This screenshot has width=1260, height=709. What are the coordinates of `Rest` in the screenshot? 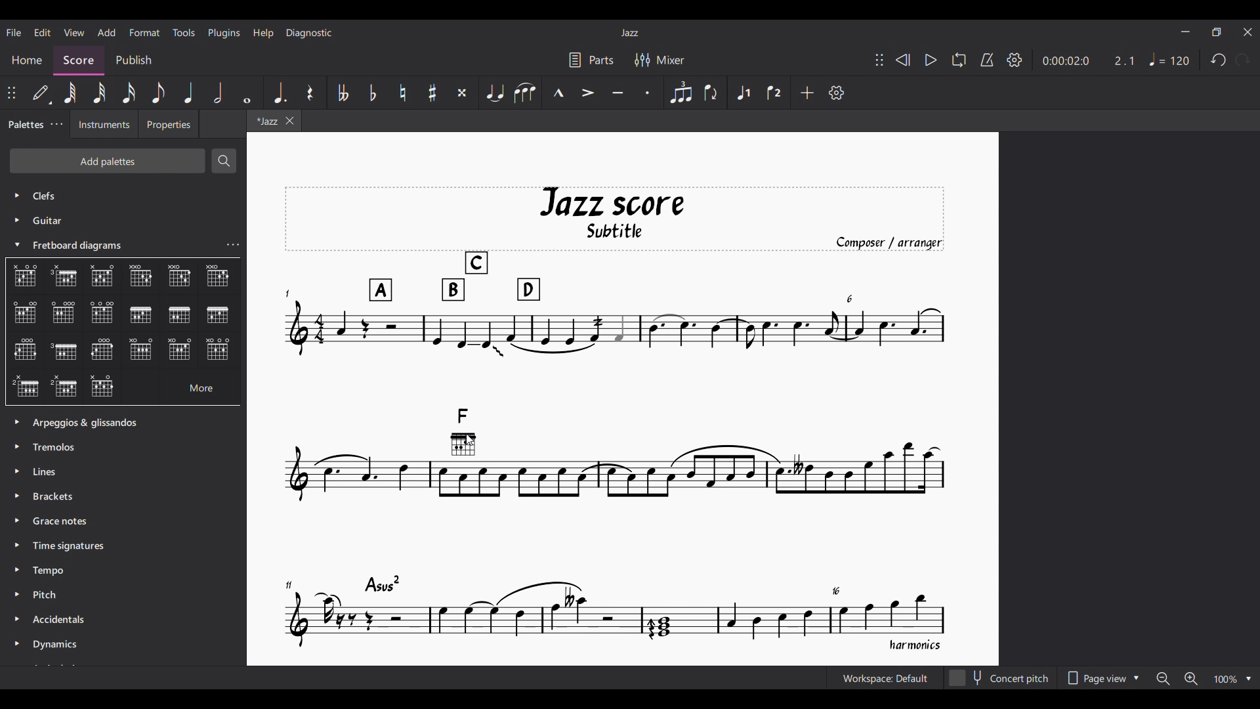 It's located at (310, 93).